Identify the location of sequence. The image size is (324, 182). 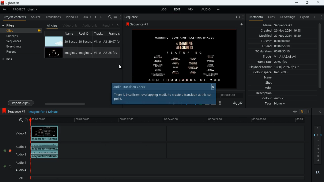
(141, 24).